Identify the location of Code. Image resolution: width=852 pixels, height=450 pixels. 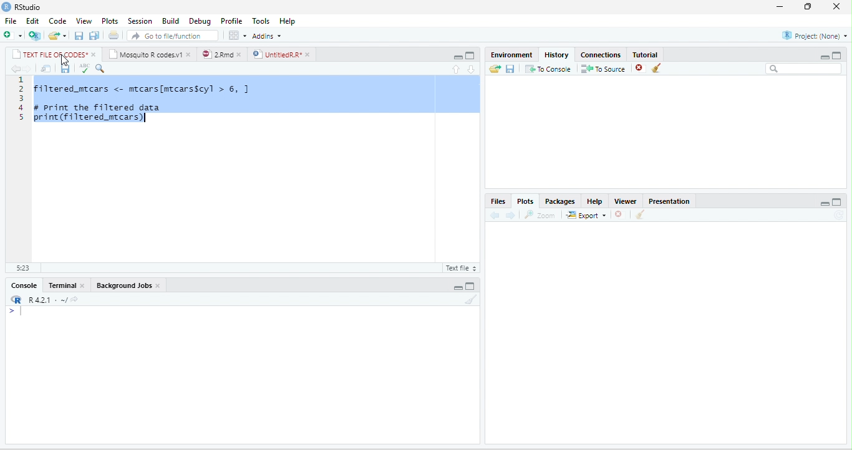
(58, 21).